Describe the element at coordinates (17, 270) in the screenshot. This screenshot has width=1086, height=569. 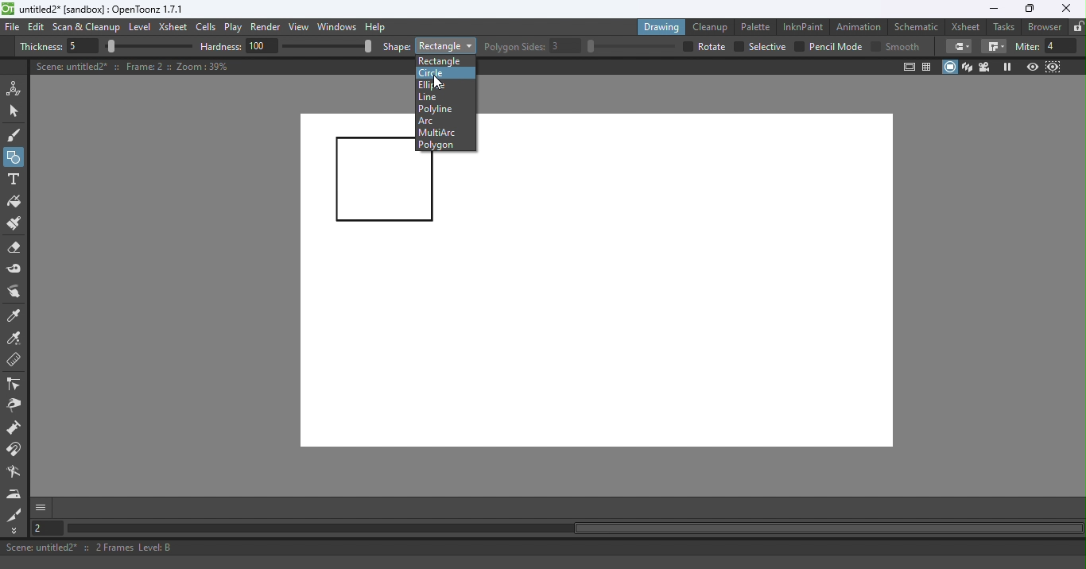
I see `Tape tool` at that location.